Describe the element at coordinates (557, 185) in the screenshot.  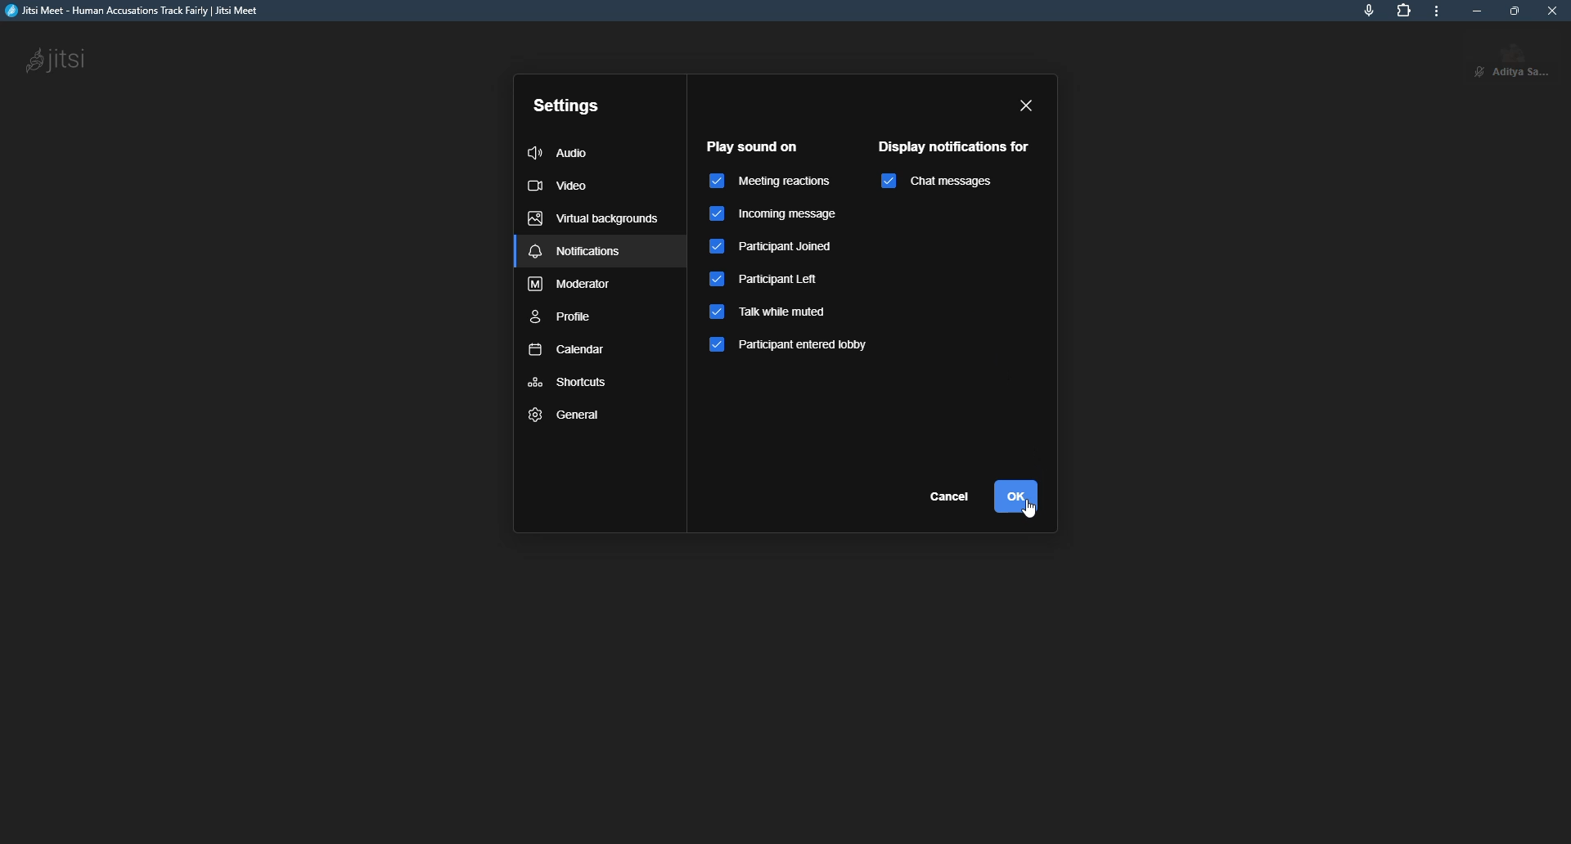
I see `video` at that location.